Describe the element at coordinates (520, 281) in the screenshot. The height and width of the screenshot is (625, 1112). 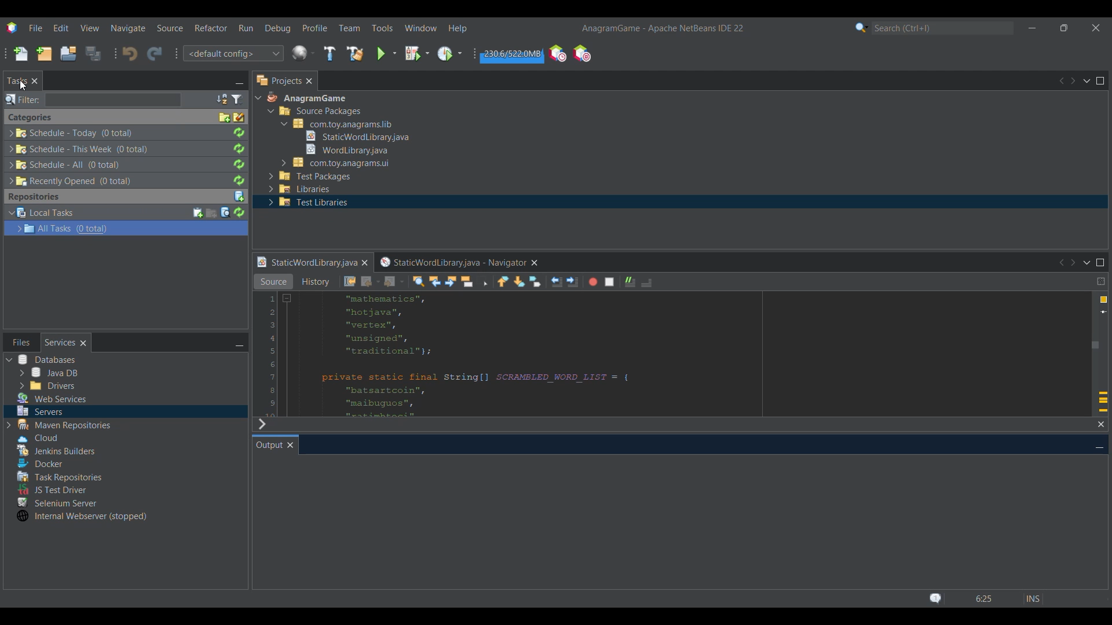
I see `Next bookmark` at that location.